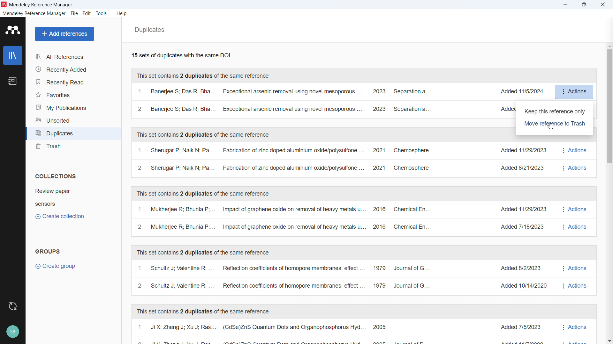 This screenshot has height=344, width=613. Describe the element at coordinates (520, 168) in the screenshot. I see `Added 8/21/2023` at that location.